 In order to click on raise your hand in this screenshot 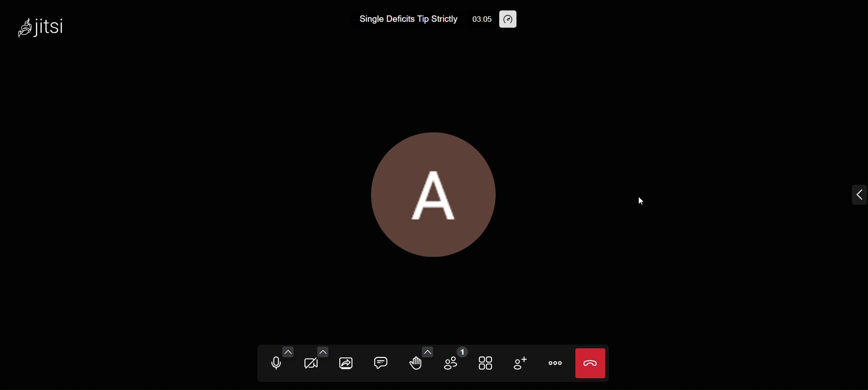, I will do `click(412, 366)`.